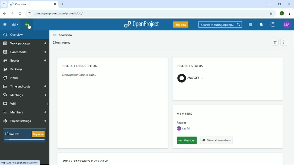  I want to click on Project status, so click(190, 66).